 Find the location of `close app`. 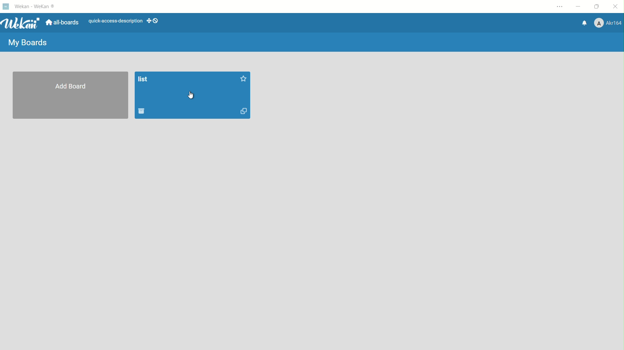

close app is located at coordinates (616, 8).